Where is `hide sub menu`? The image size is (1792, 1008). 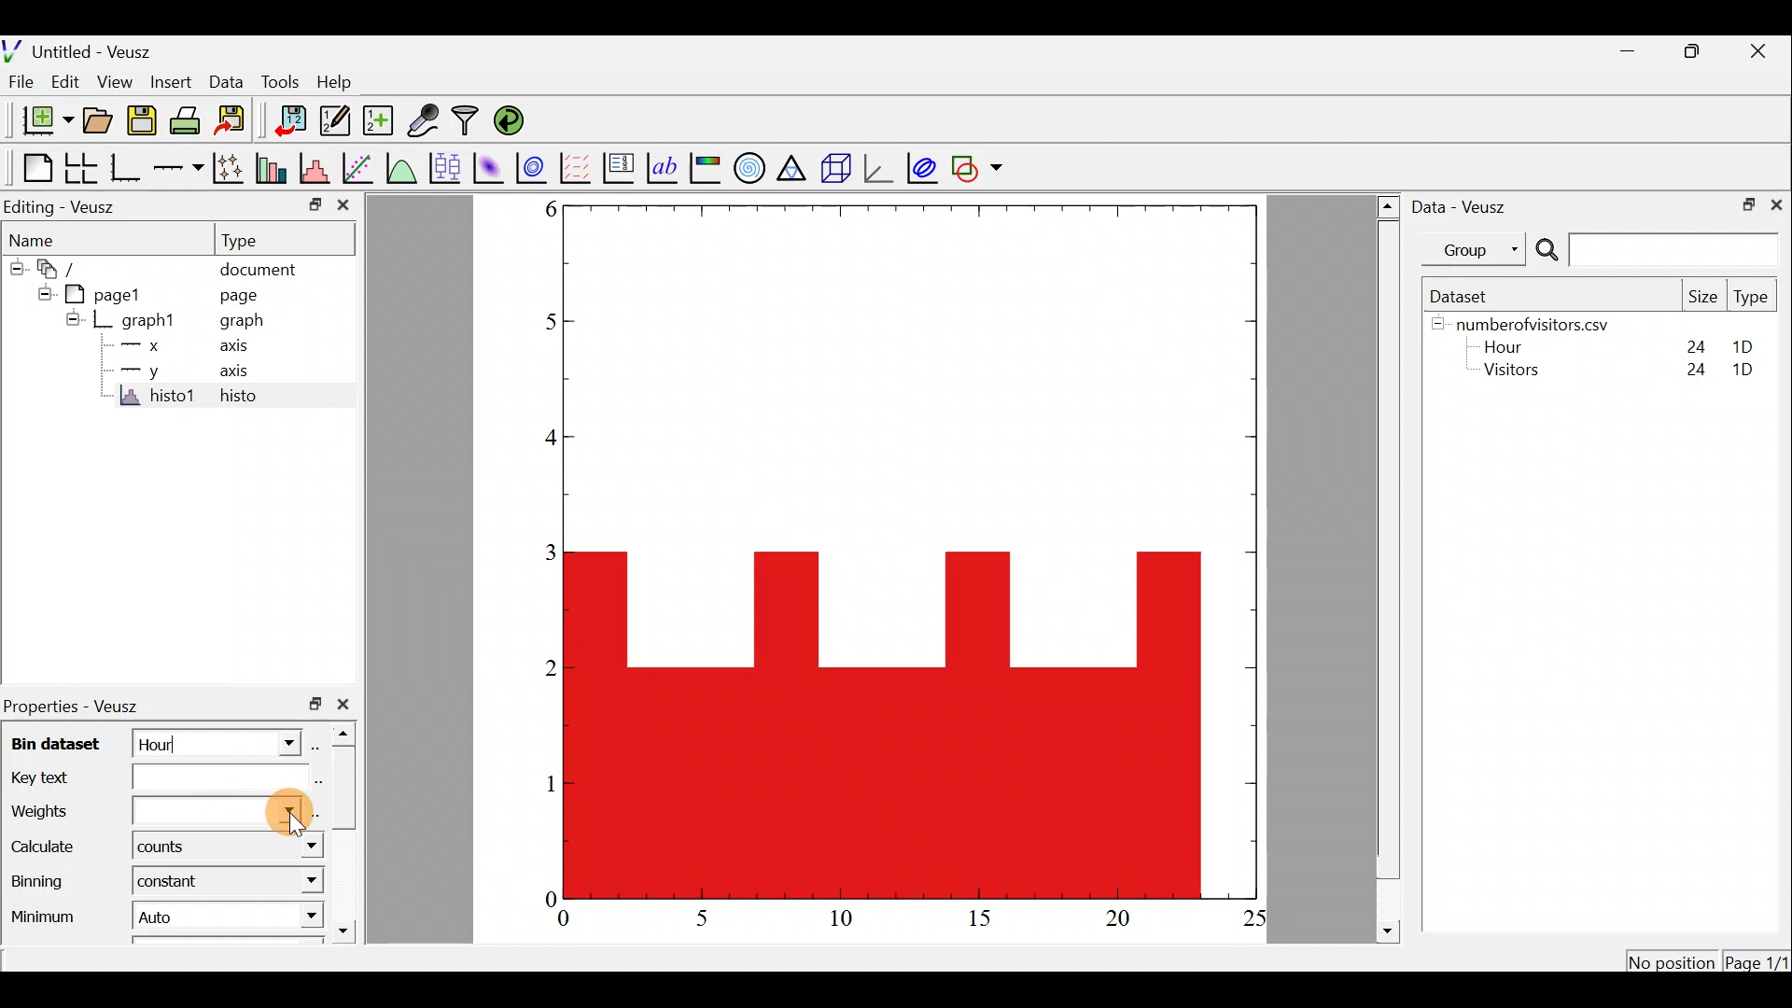
hide sub menu is located at coordinates (41, 294).